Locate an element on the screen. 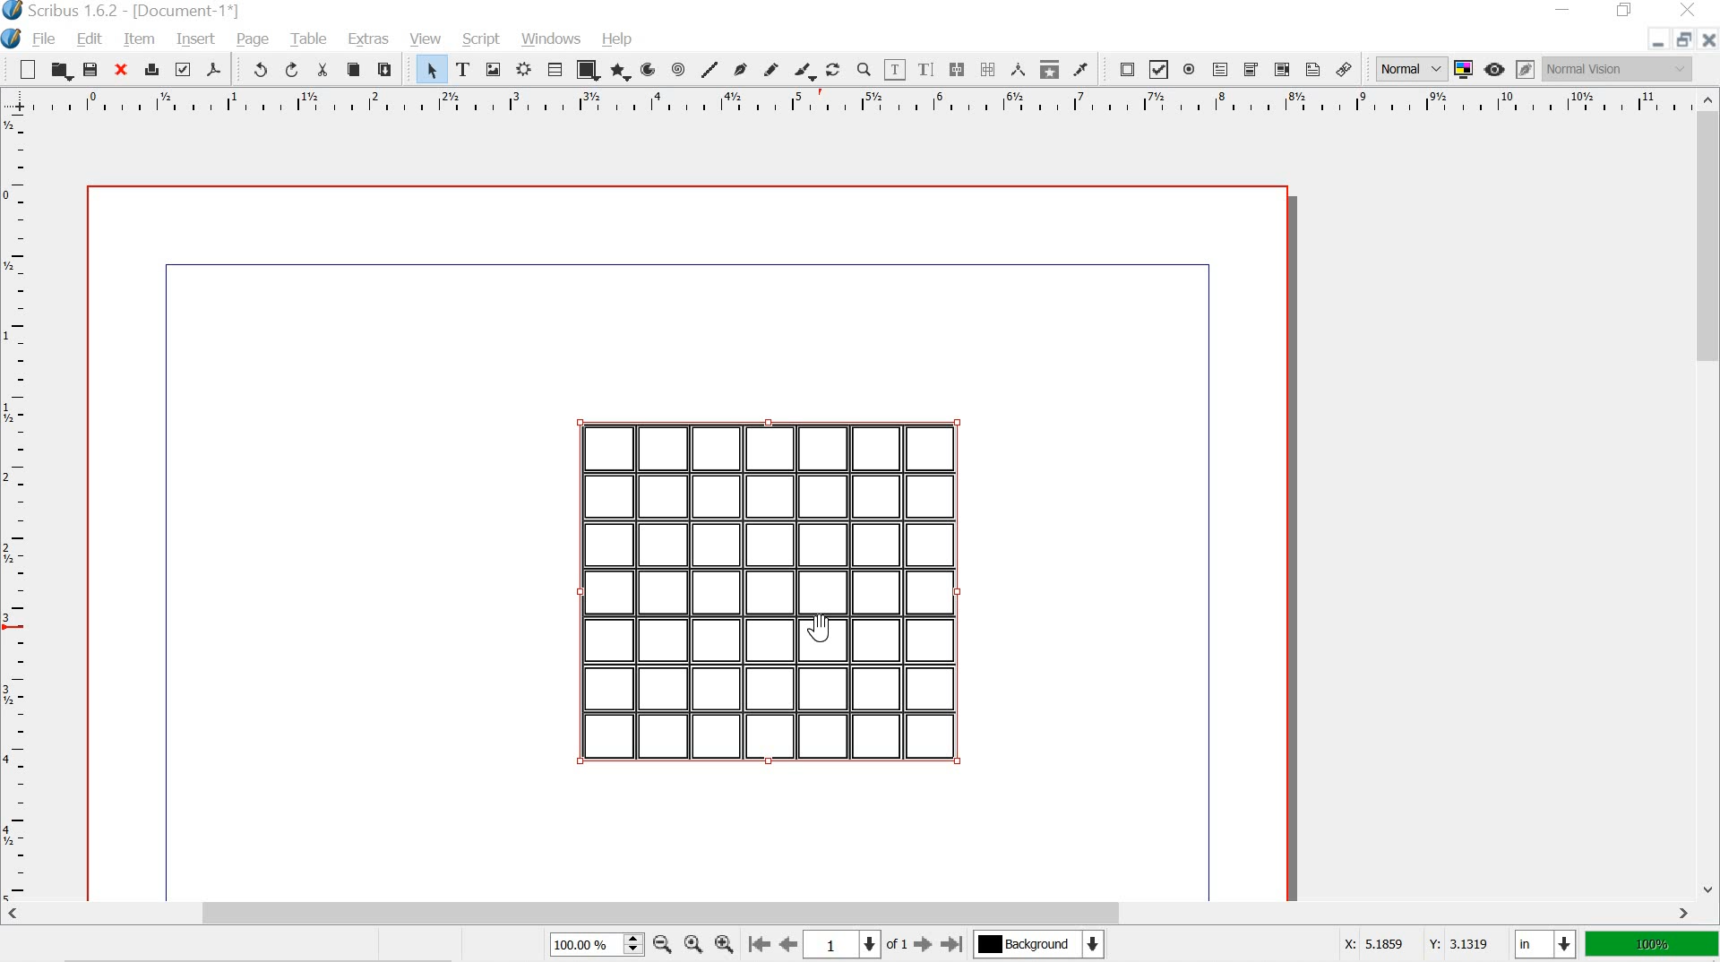 The height and width of the screenshot is (962, 1720). 1 is located at coordinates (830, 946).